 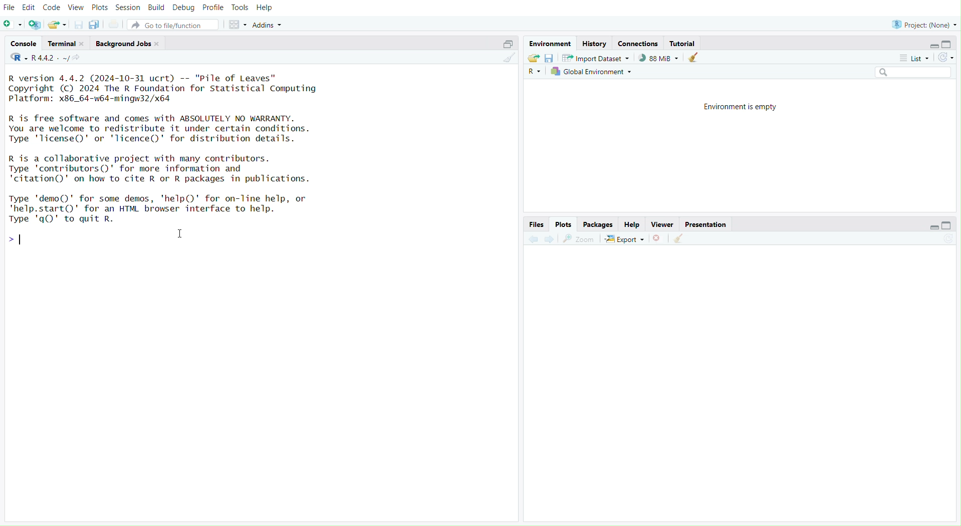 What do you see at coordinates (183, 235) in the screenshot?
I see `Cursor` at bounding box center [183, 235].